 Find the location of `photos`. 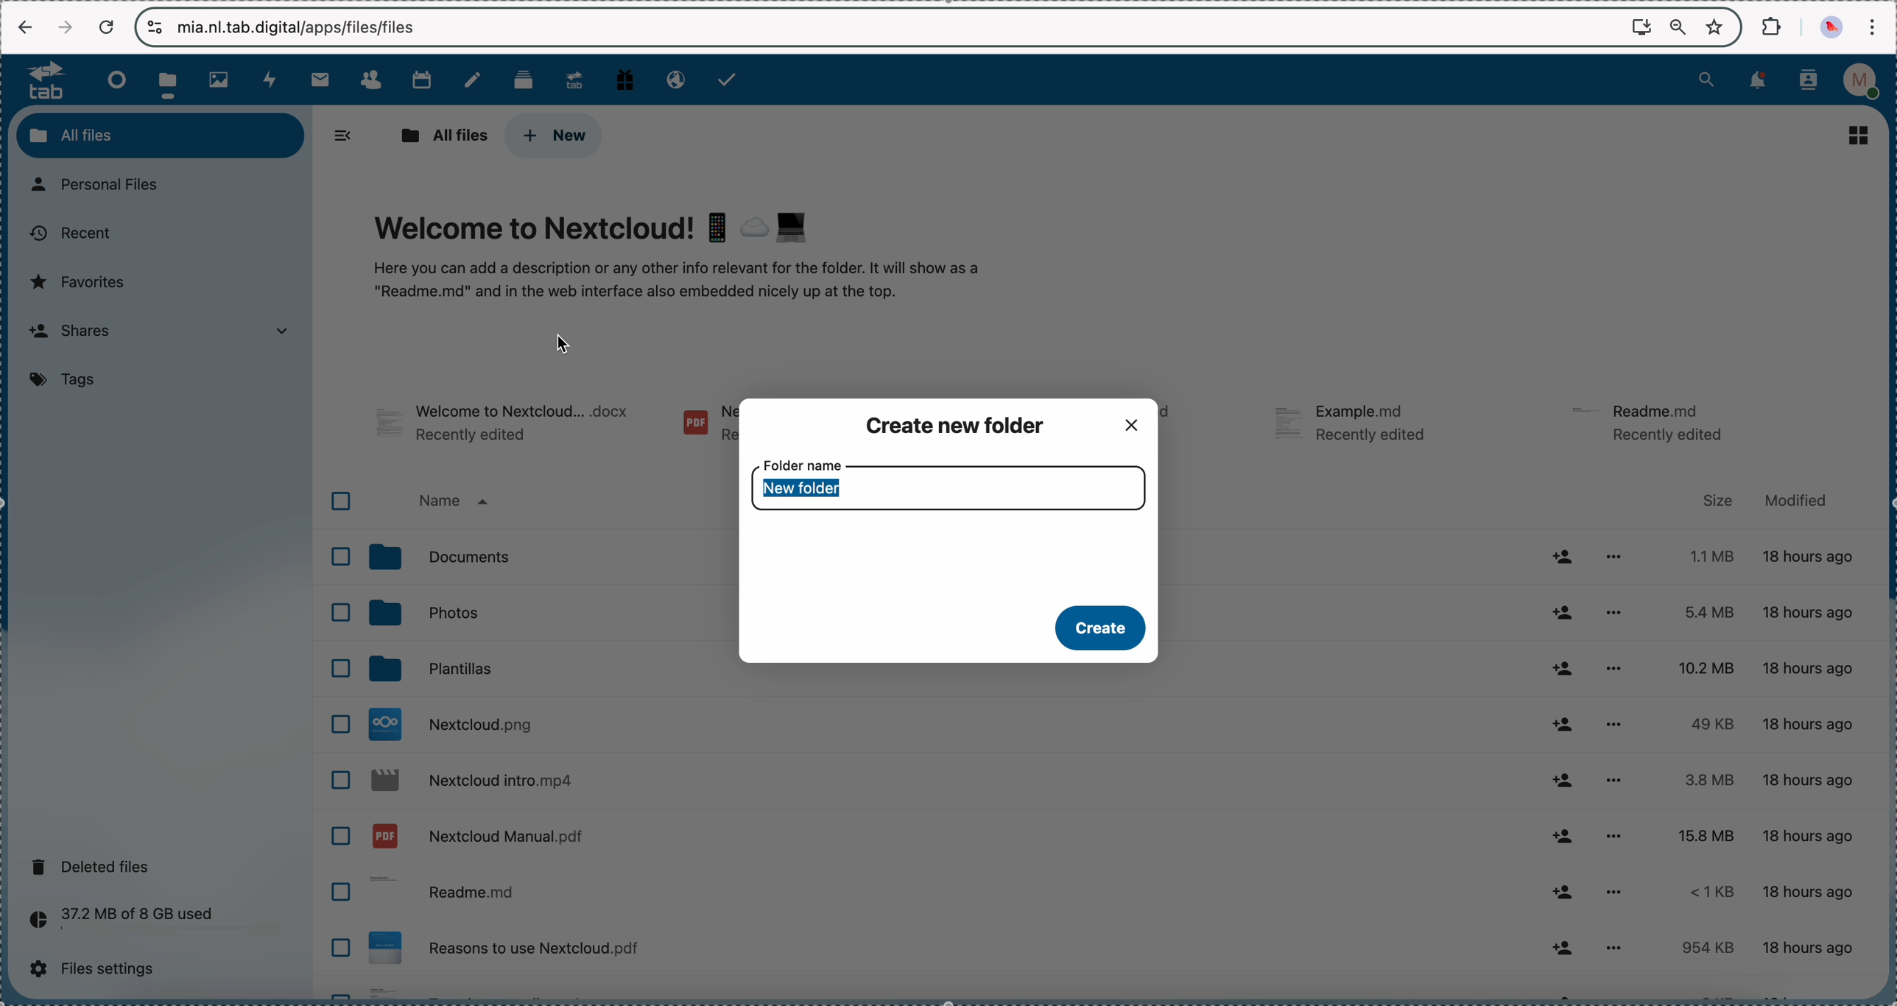

photos is located at coordinates (223, 80).